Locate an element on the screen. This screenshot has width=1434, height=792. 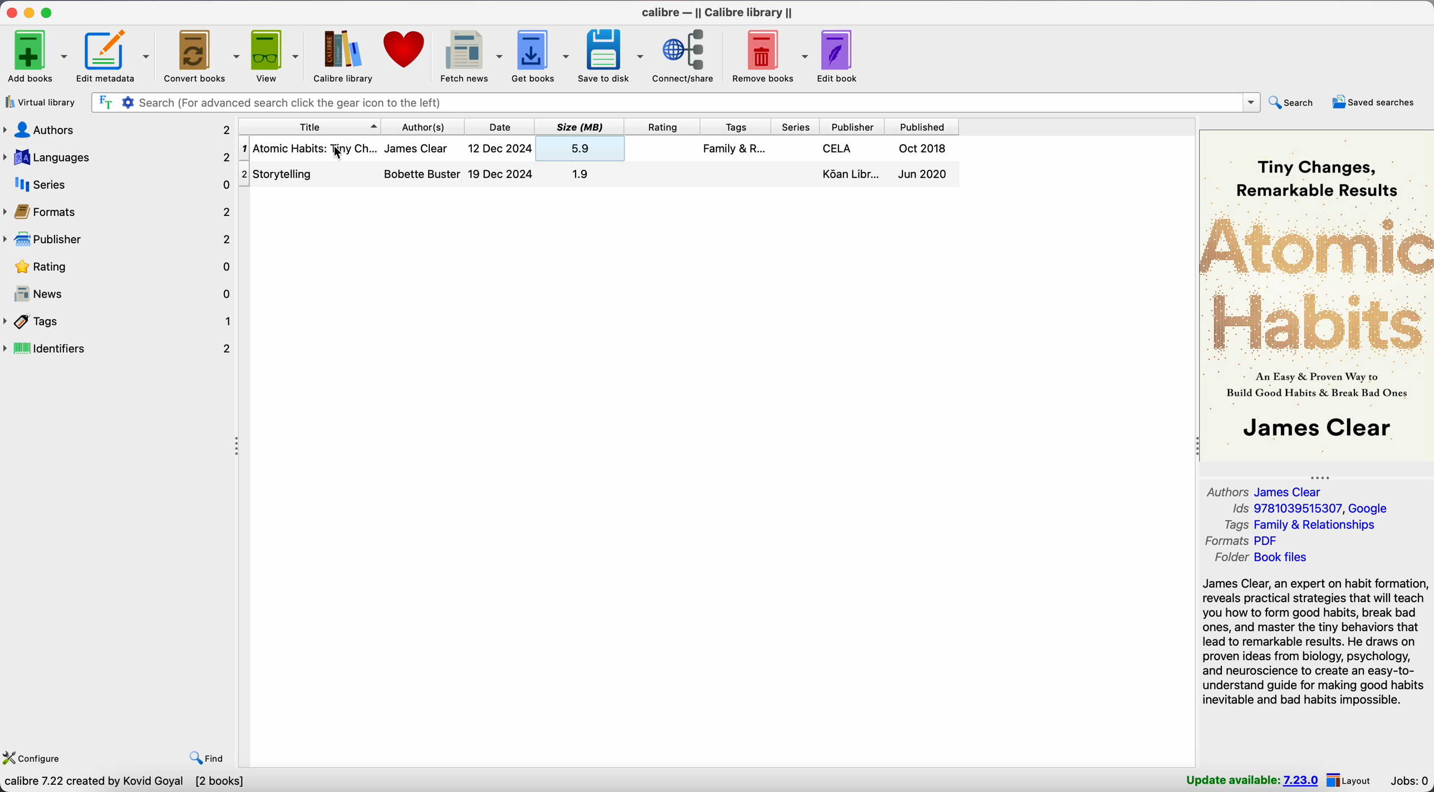
news is located at coordinates (124, 294).